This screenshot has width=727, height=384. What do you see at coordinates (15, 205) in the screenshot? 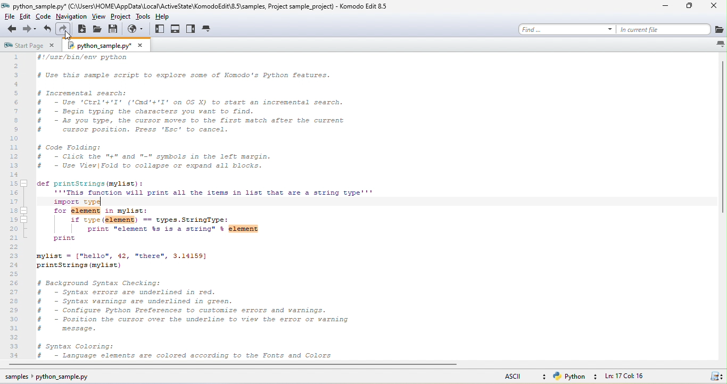
I see `number list` at bounding box center [15, 205].